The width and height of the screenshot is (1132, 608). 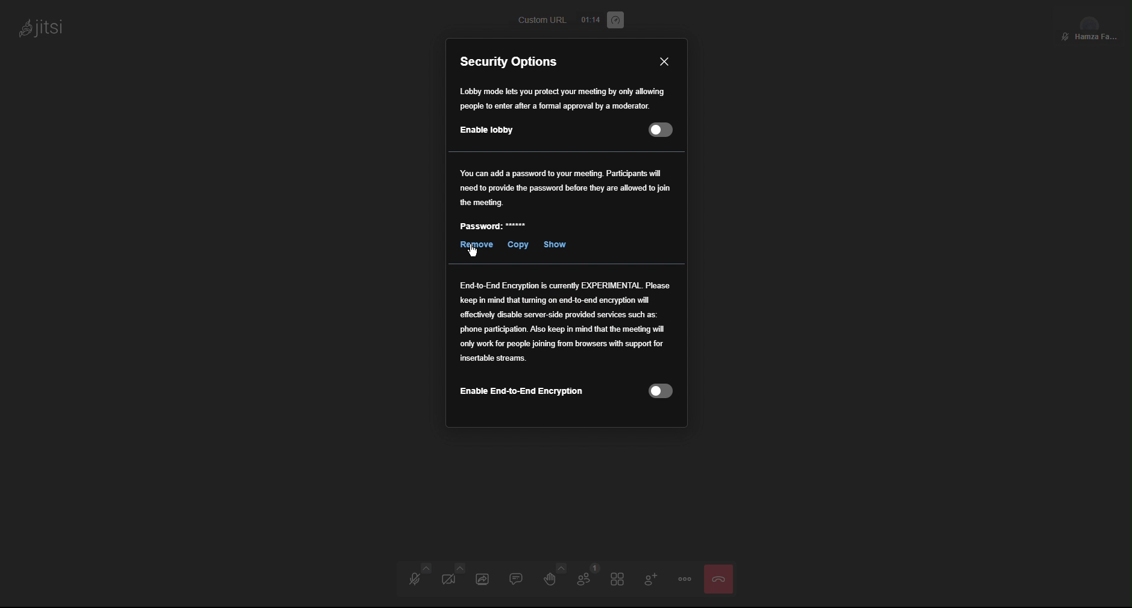 I want to click on Copy , so click(x=520, y=247).